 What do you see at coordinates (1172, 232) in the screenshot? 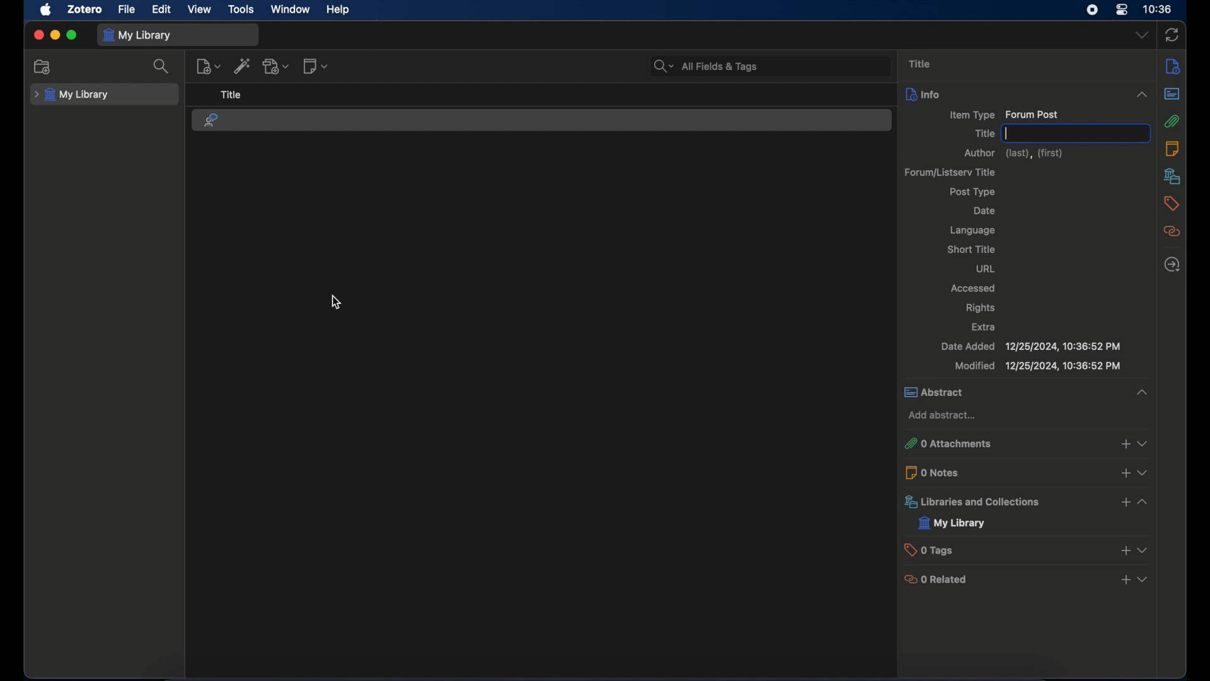
I see `related` at bounding box center [1172, 232].